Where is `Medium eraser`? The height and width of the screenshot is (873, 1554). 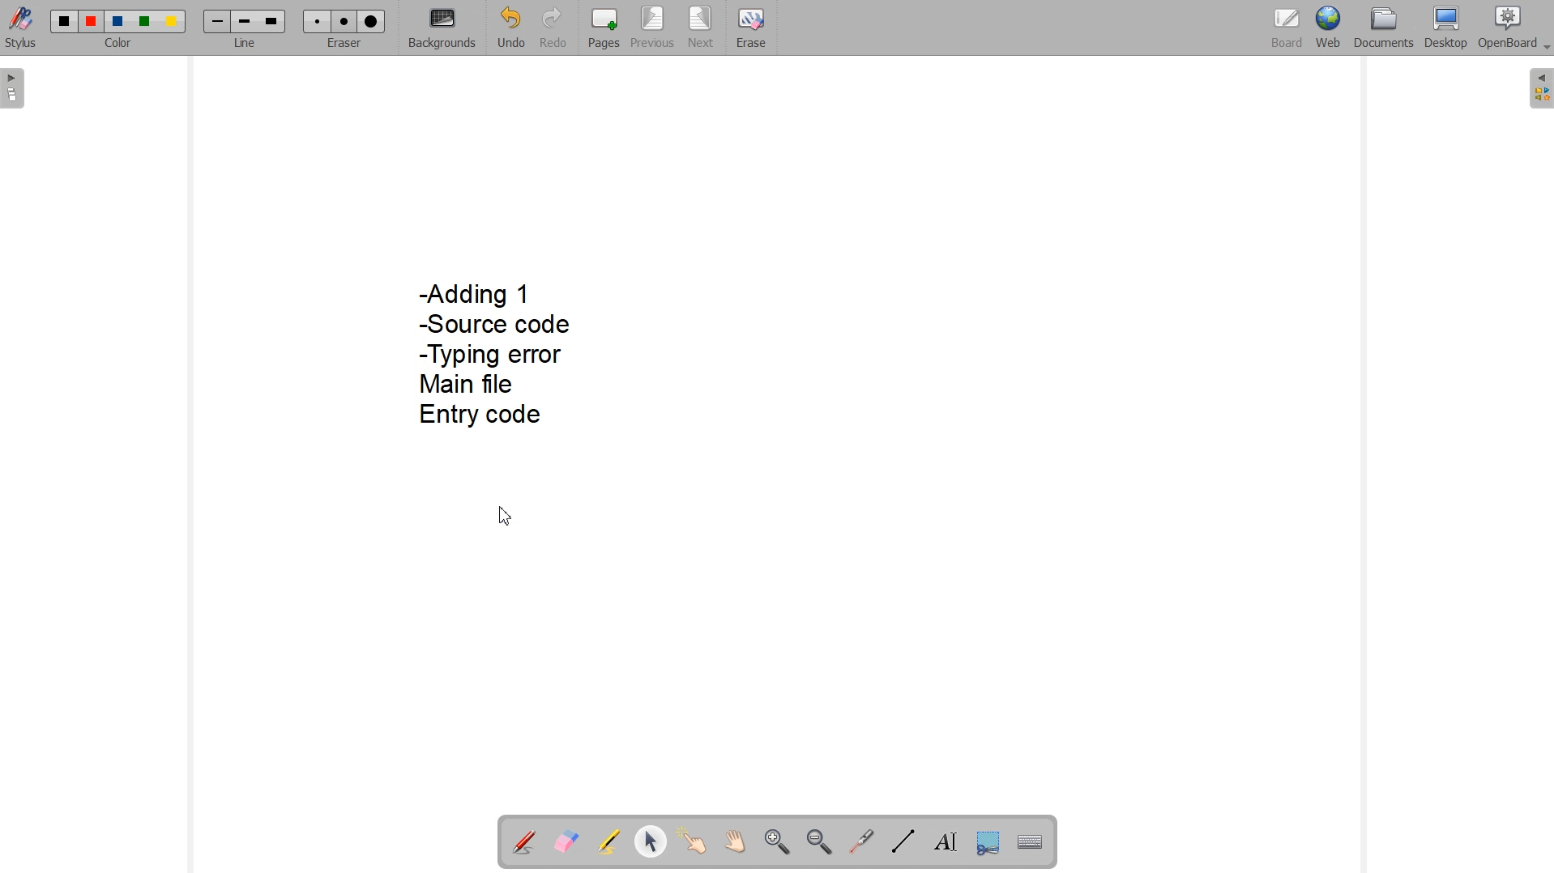
Medium eraser is located at coordinates (345, 22).